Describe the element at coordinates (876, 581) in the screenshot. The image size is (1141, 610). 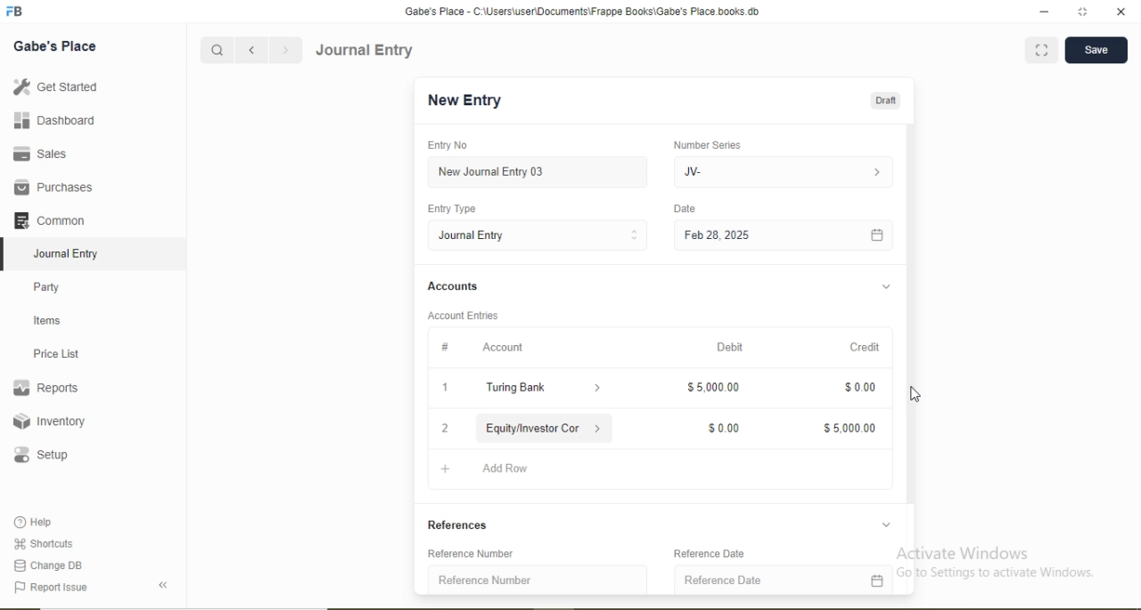
I see `Calendar` at that location.